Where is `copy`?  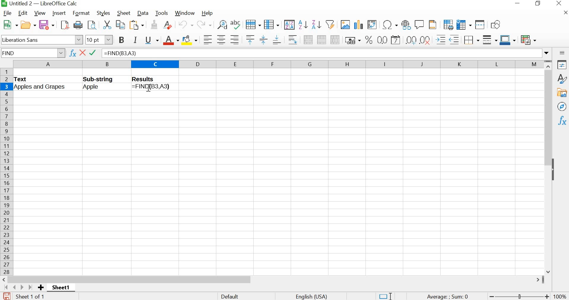
copy is located at coordinates (120, 24).